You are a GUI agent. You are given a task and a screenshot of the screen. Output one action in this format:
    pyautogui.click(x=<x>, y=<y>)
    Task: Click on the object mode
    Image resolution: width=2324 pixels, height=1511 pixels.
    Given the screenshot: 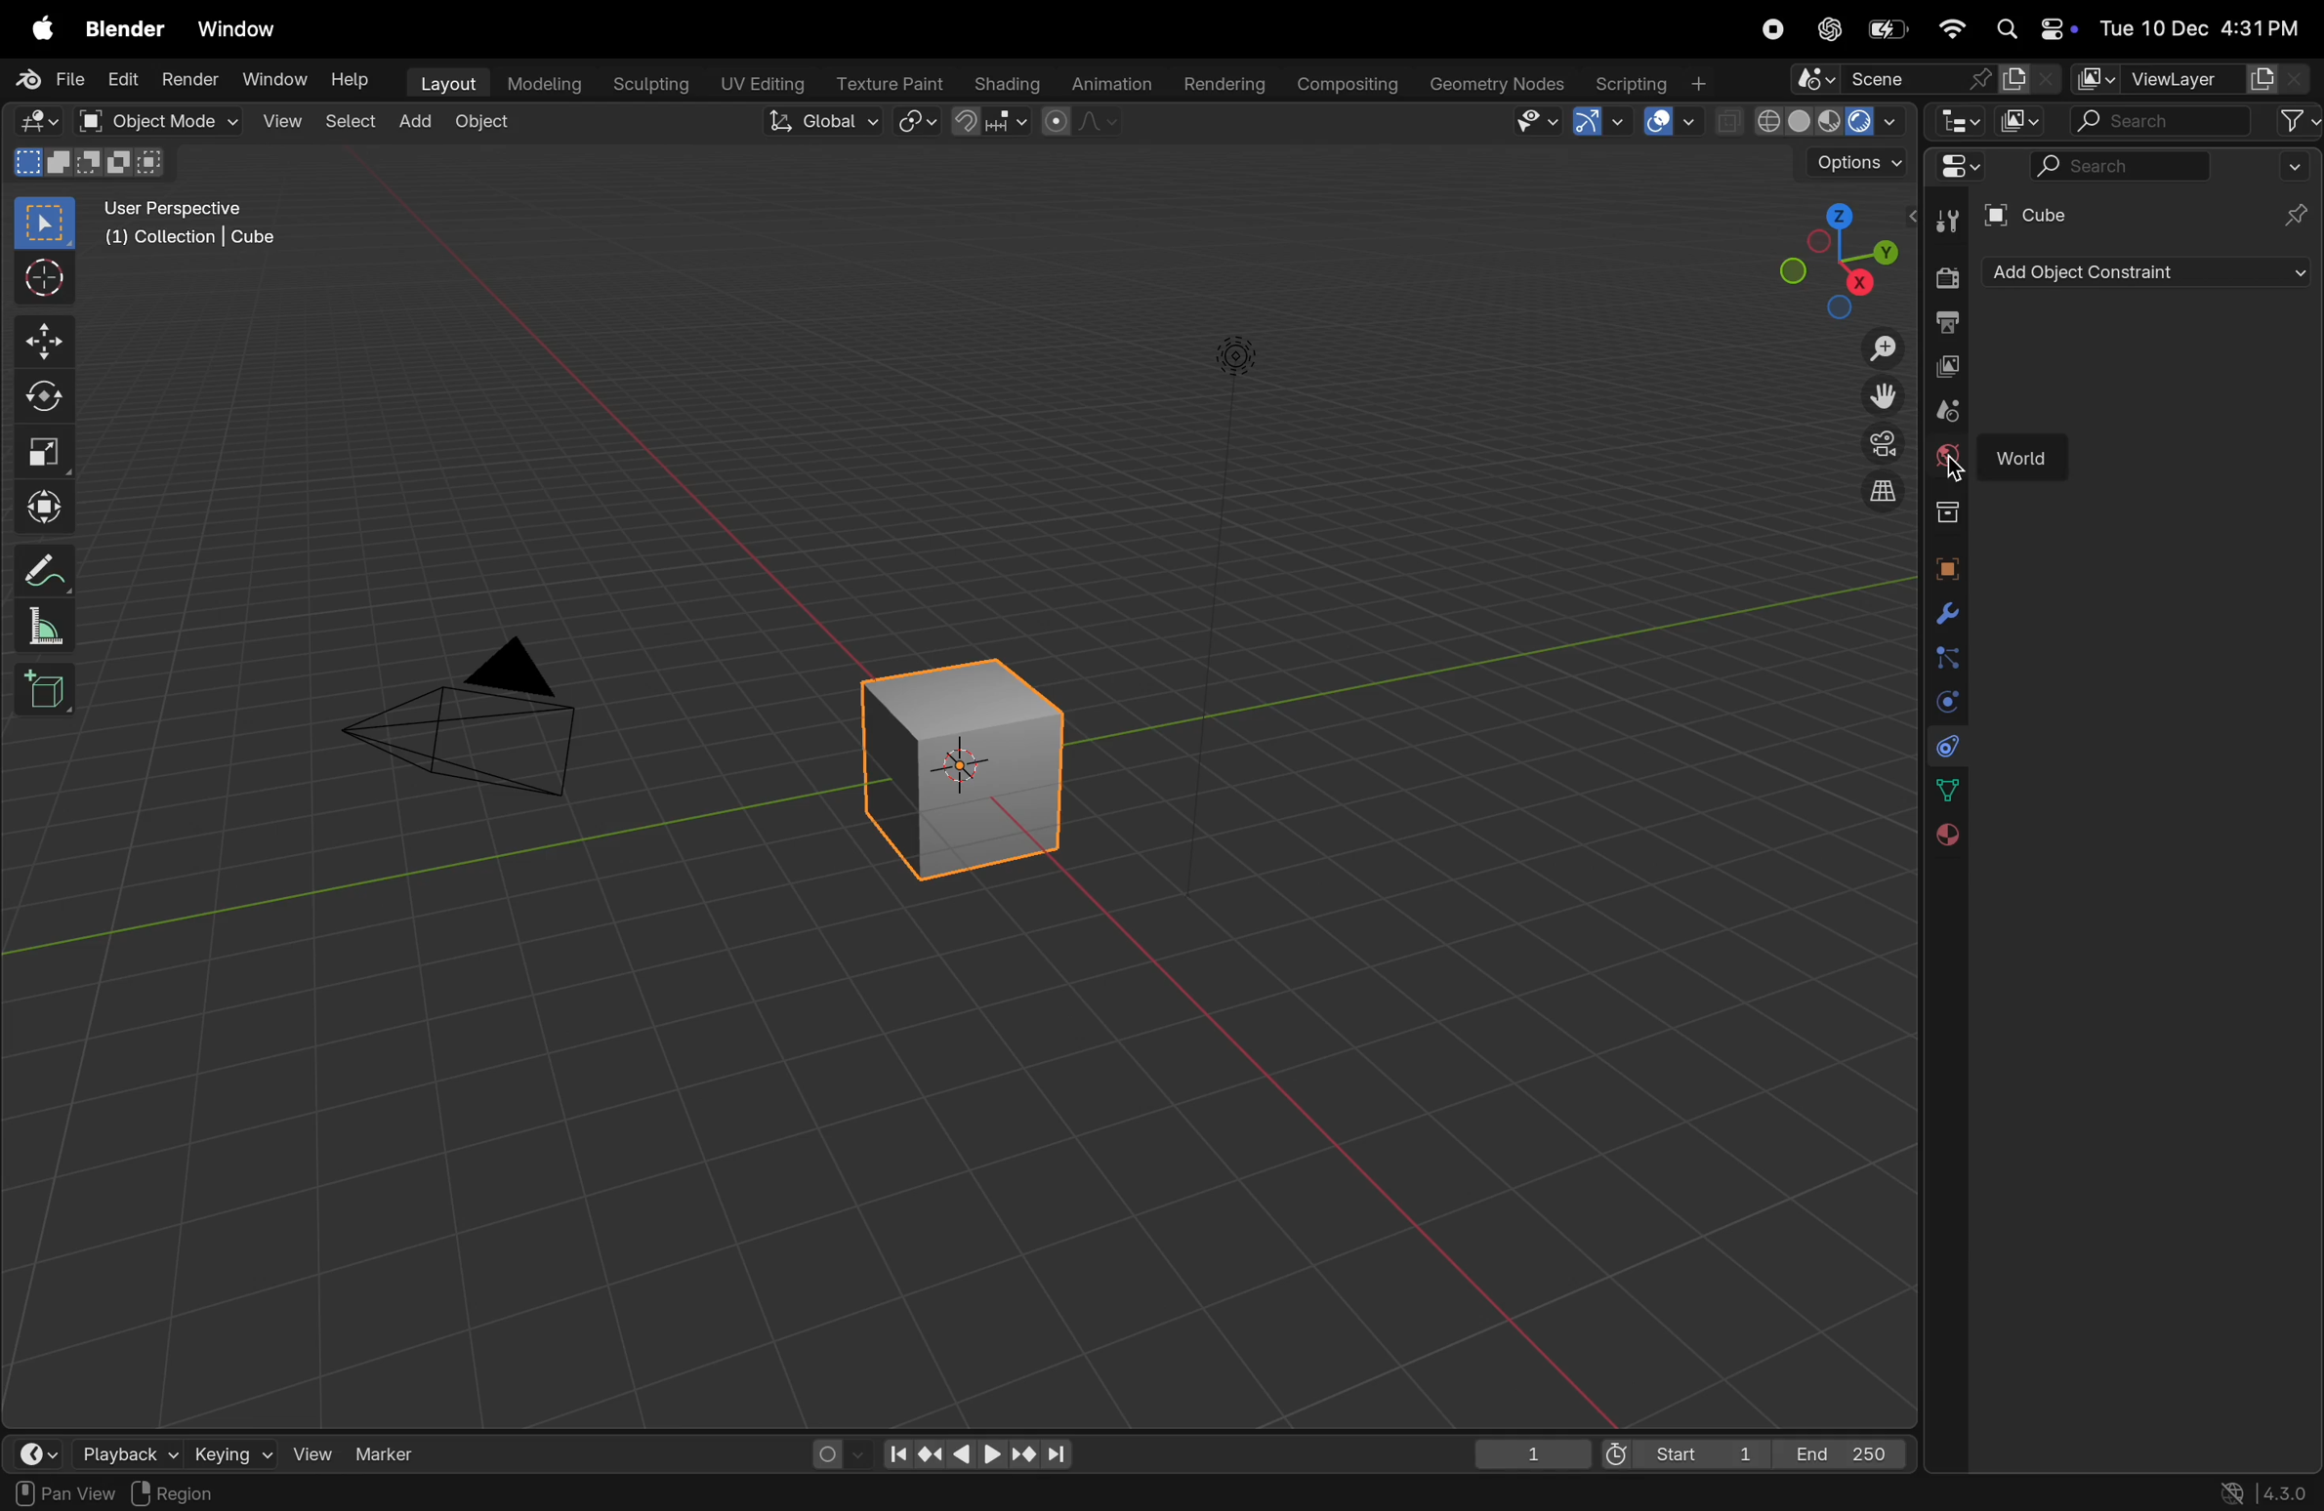 What is the action you would take?
    pyautogui.click(x=162, y=121)
    